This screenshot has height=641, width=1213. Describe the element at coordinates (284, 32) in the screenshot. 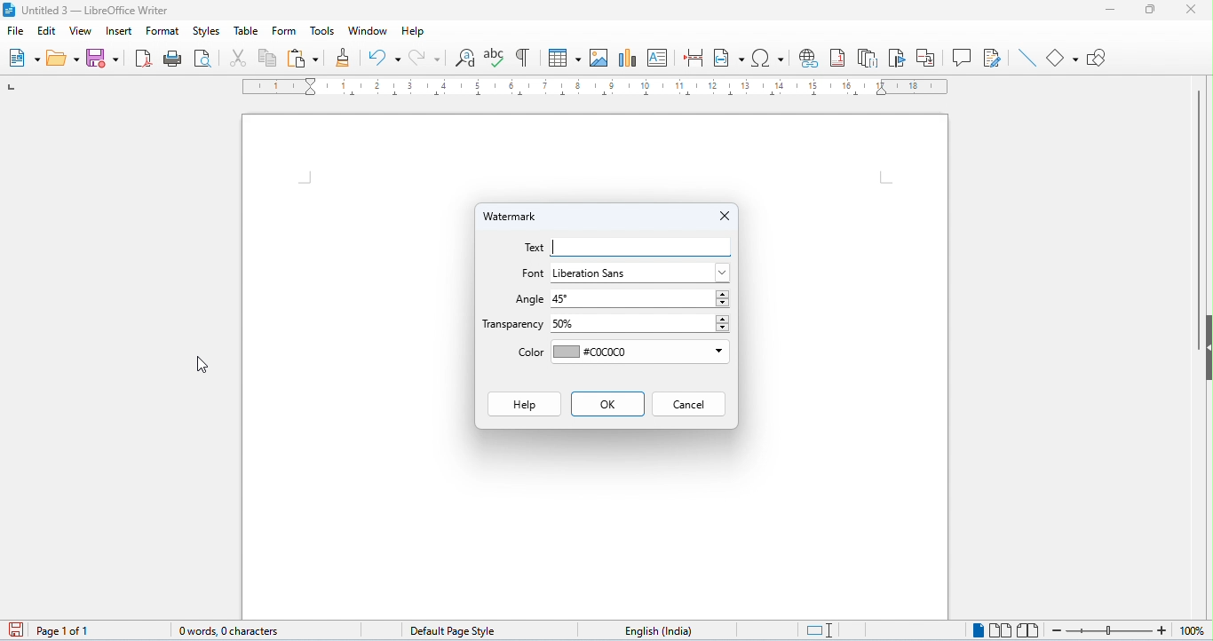

I see `form` at that location.